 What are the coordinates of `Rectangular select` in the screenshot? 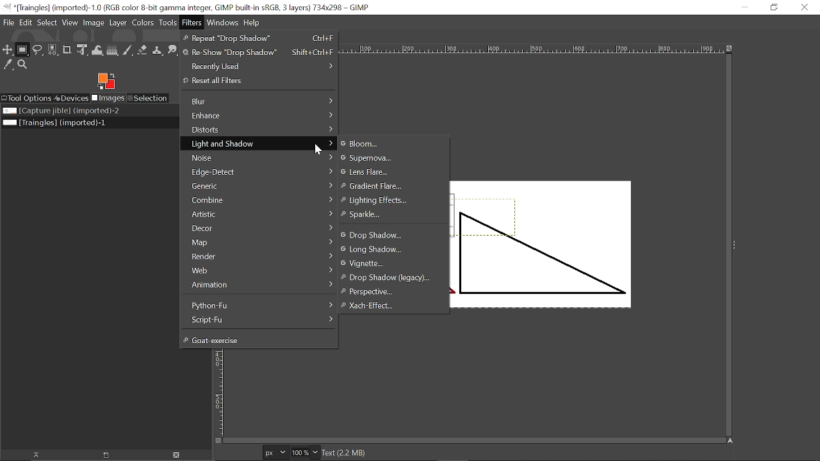 It's located at (23, 49).